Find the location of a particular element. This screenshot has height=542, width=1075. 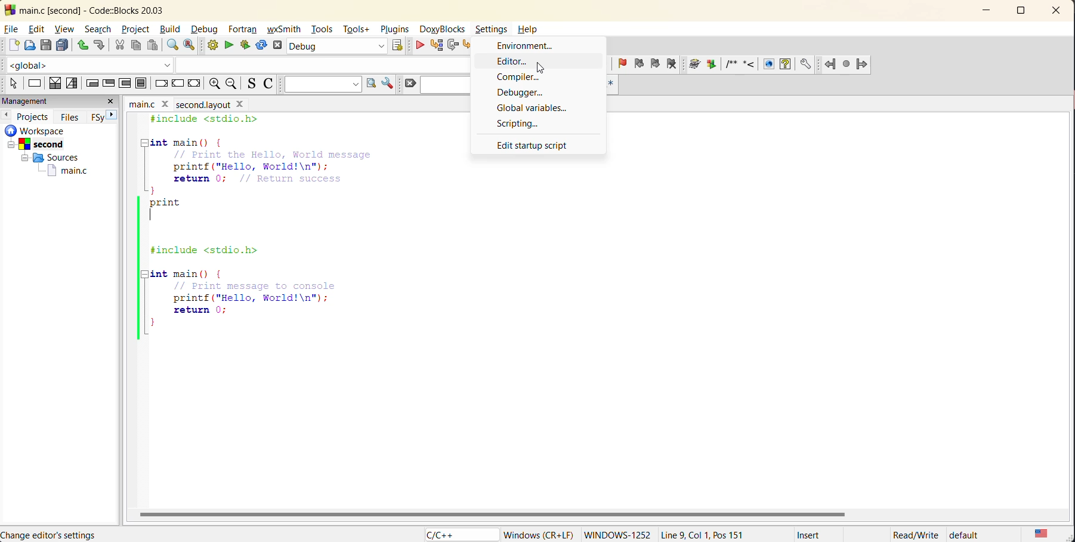

replace is located at coordinates (194, 47).